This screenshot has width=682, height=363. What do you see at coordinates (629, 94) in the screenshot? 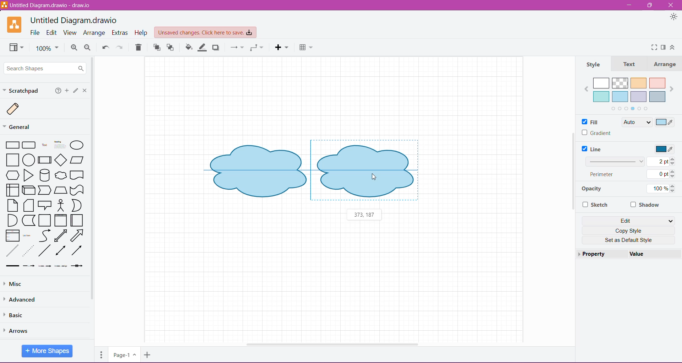
I see `Fill color palette` at bounding box center [629, 94].